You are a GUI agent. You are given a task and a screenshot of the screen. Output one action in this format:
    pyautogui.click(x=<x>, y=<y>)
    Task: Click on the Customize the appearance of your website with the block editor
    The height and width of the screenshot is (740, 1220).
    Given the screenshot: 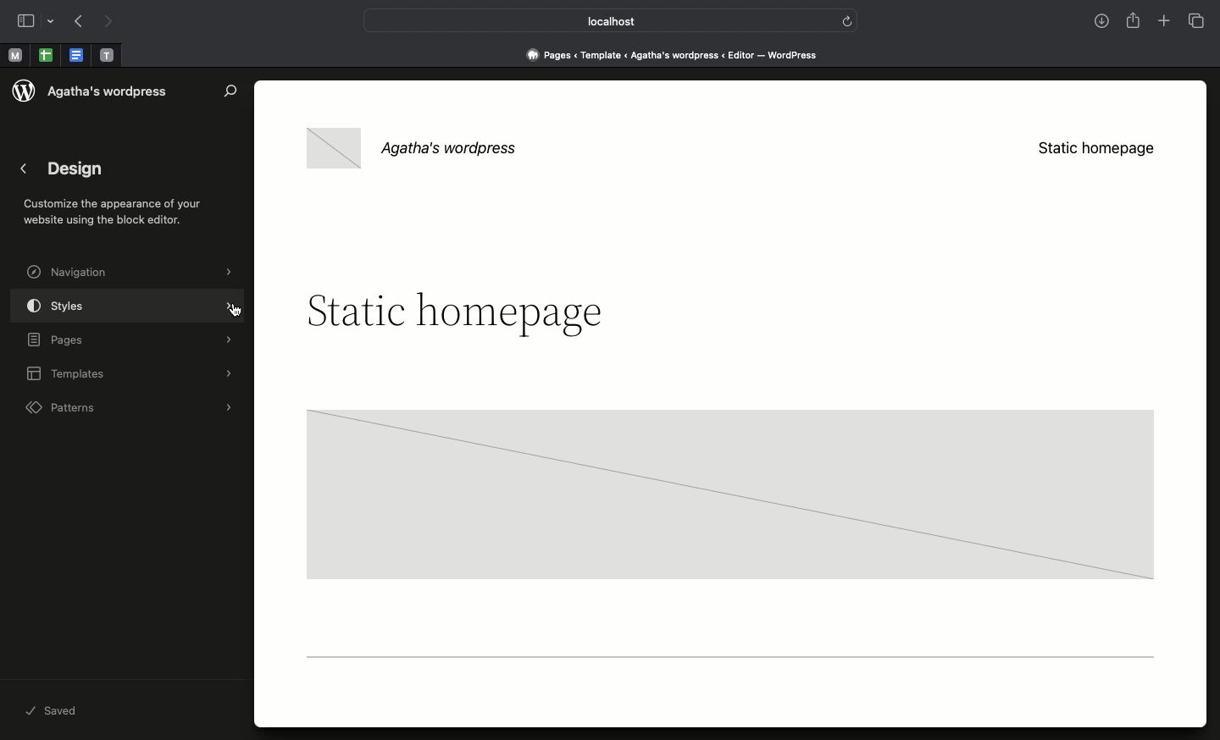 What is the action you would take?
    pyautogui.click(x=116, y=217)
    